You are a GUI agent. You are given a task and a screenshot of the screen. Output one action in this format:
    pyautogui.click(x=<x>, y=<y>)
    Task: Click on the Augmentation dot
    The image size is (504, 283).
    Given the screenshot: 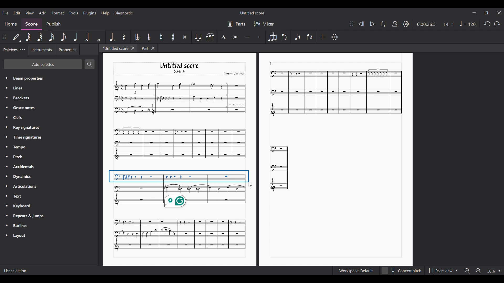 What is the action you would take?
    pyautogui.click(x=112, y=37)
    